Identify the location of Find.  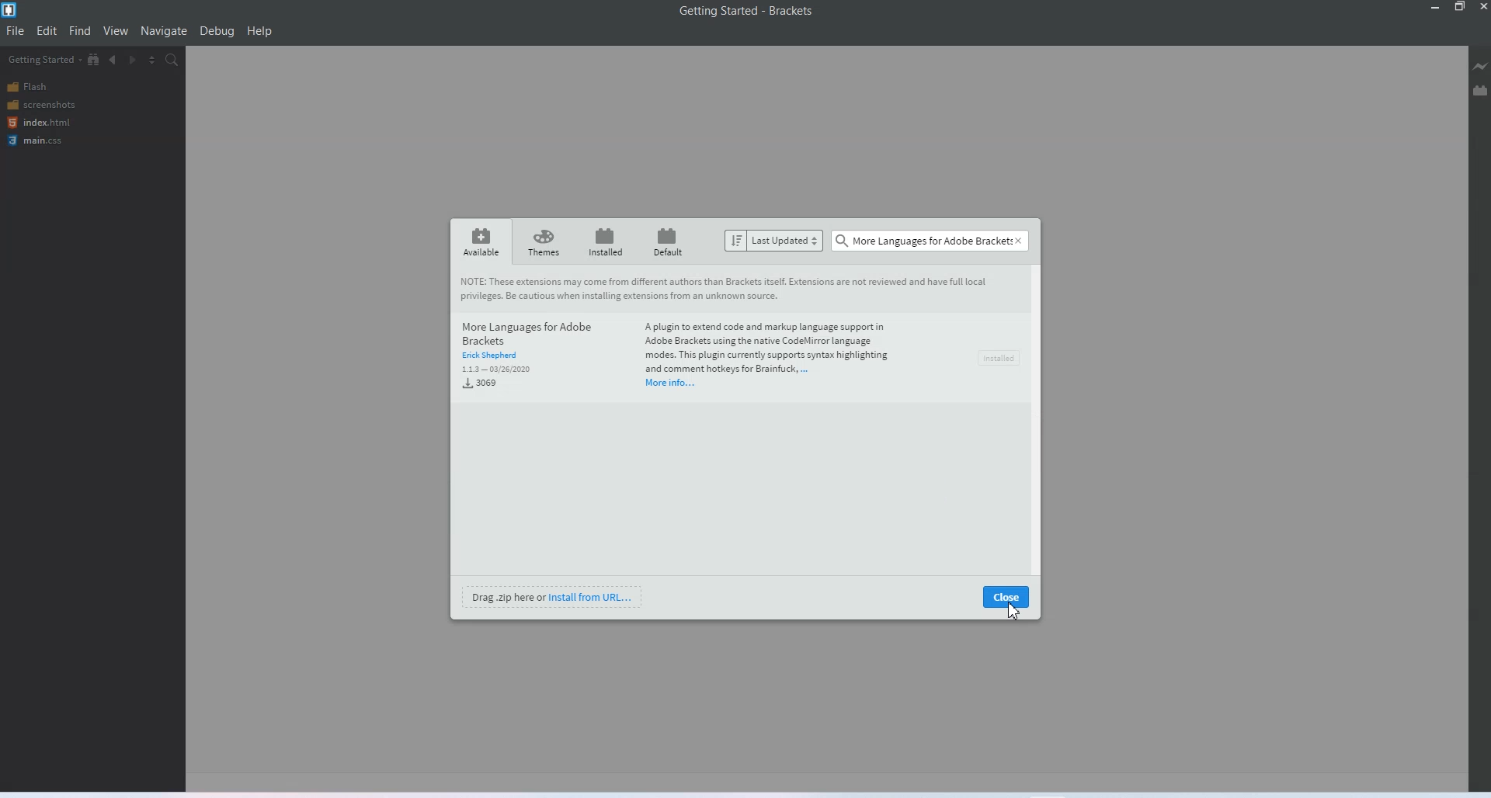
(80, 31).